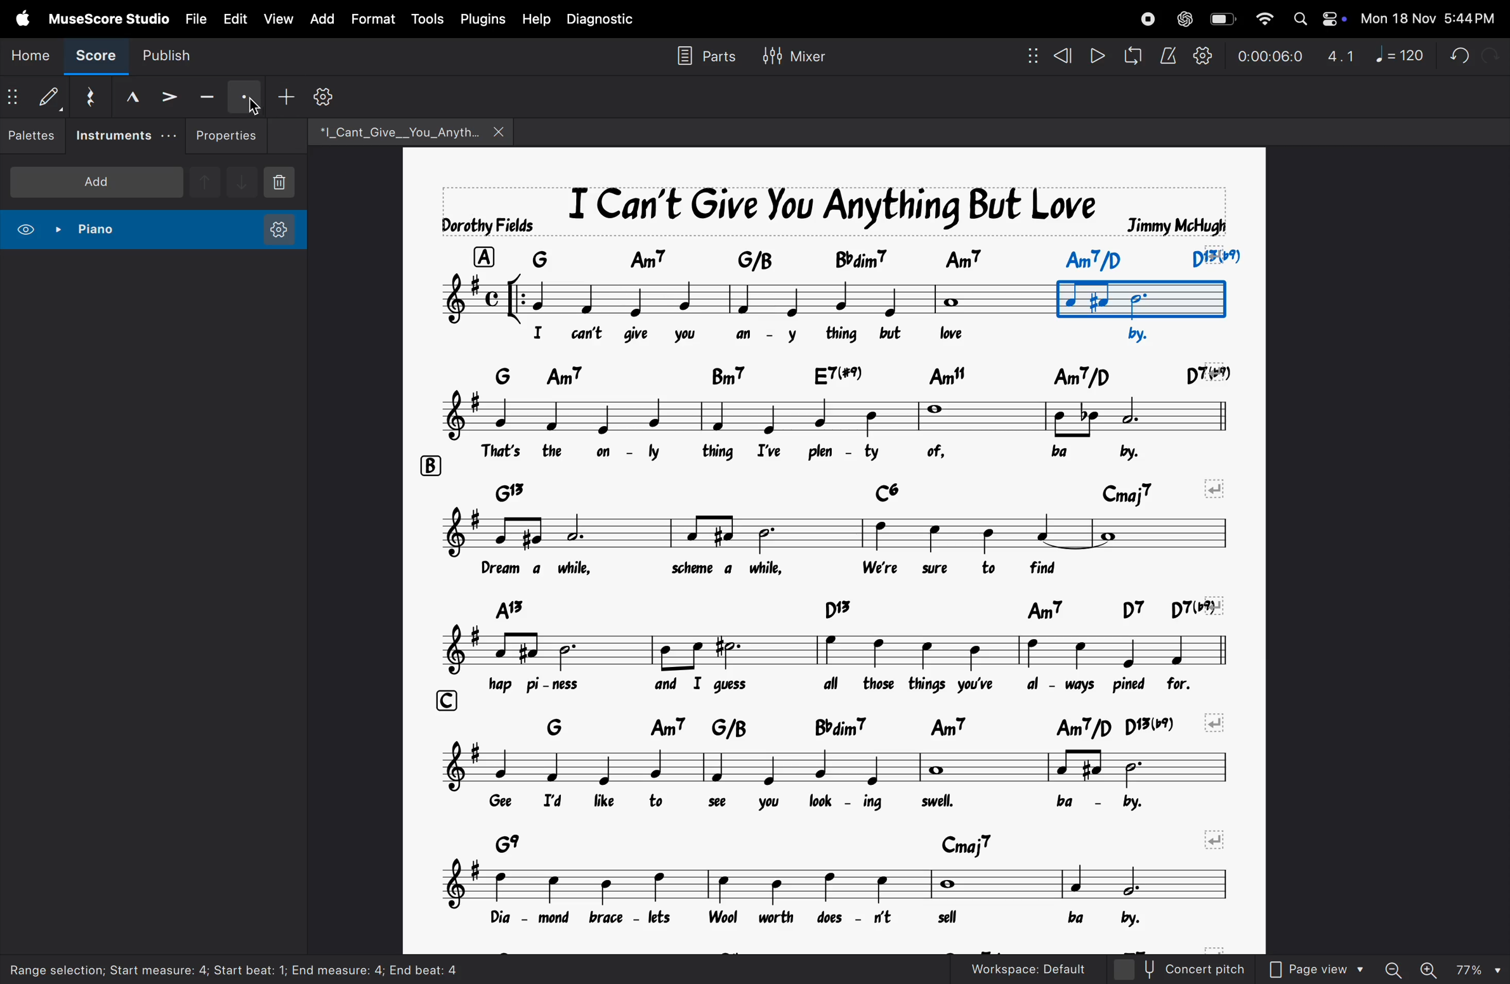 The width and height of the screenshot is (1510, 984). Describe the element at coordinates (239, 969) in the screenshot. I see `Range selection; start measure: 4; start beat: 1; End measure: 4; end beat: 4` at that location.